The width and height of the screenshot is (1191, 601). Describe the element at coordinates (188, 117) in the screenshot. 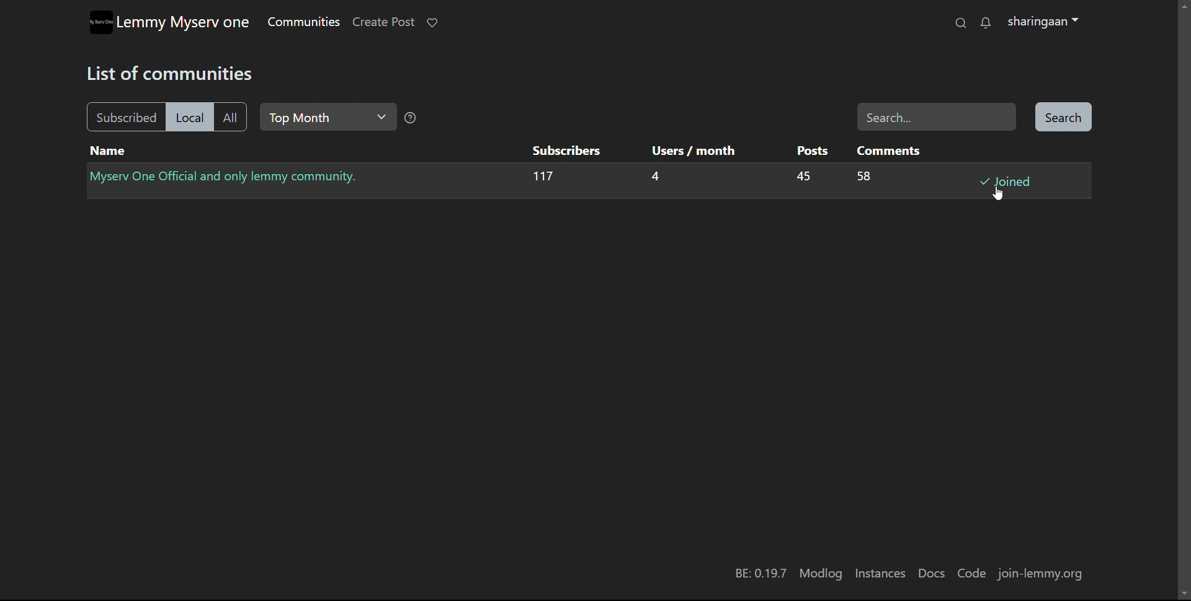

I see `local` at that location.